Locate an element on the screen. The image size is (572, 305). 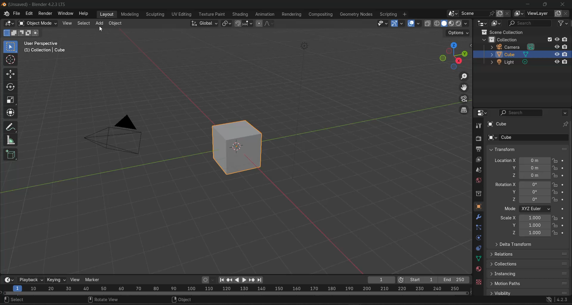
modeling is located at coordinates (131, 13).